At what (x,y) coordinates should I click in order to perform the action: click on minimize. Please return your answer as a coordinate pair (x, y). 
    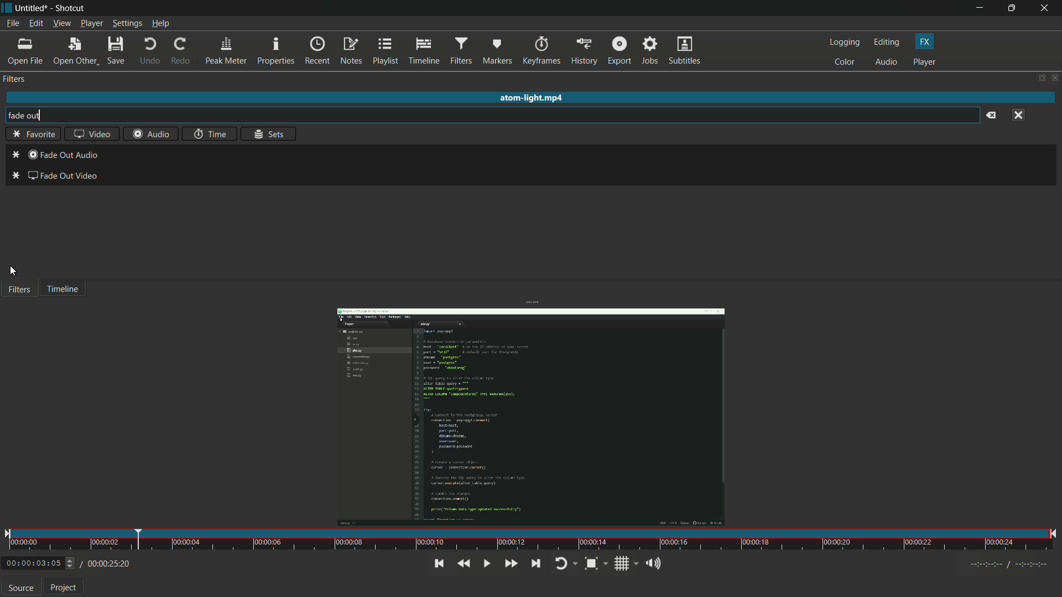
    Looking at the image, I should click on (978, 8).